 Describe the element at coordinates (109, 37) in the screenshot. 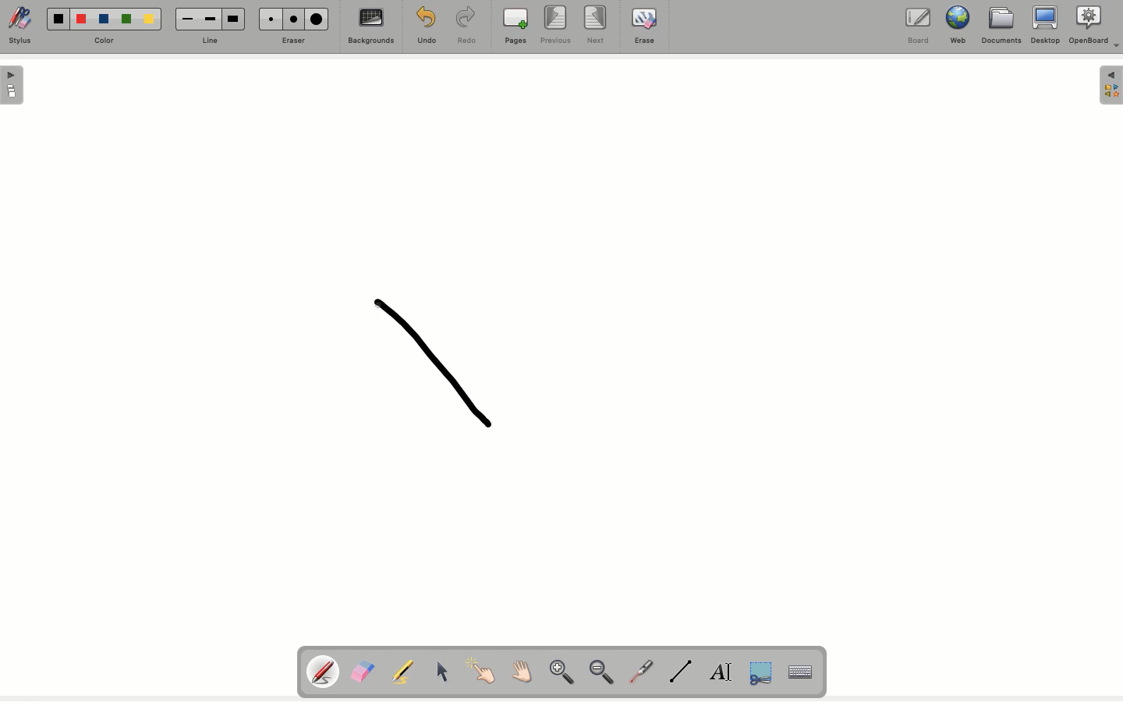

I see `Color` at that location.